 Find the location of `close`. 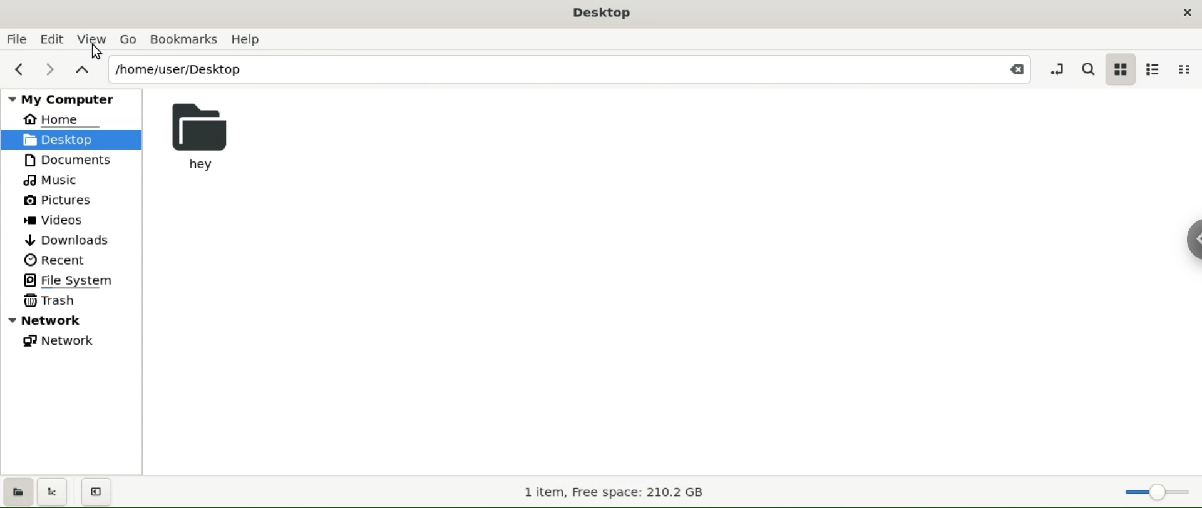

close is located at coordinates (1010, 69).